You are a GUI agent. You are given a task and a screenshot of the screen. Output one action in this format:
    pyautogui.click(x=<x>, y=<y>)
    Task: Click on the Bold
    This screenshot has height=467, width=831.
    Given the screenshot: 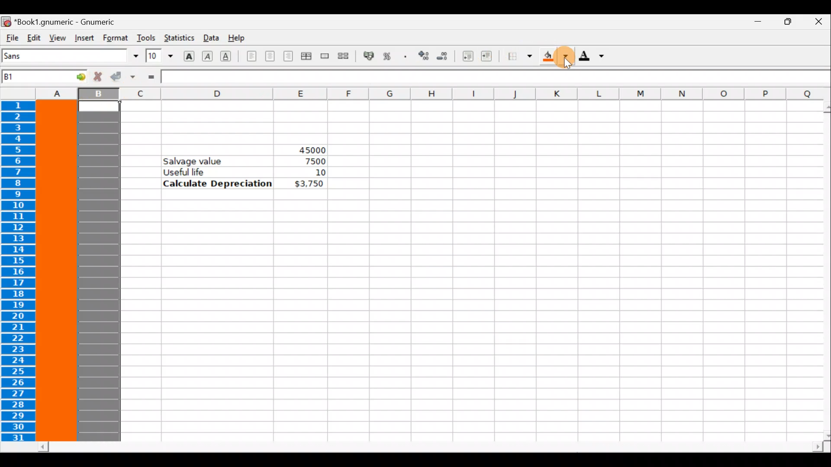 What is the action you would take?
    pyautogui.click(x=189, y=55)
    